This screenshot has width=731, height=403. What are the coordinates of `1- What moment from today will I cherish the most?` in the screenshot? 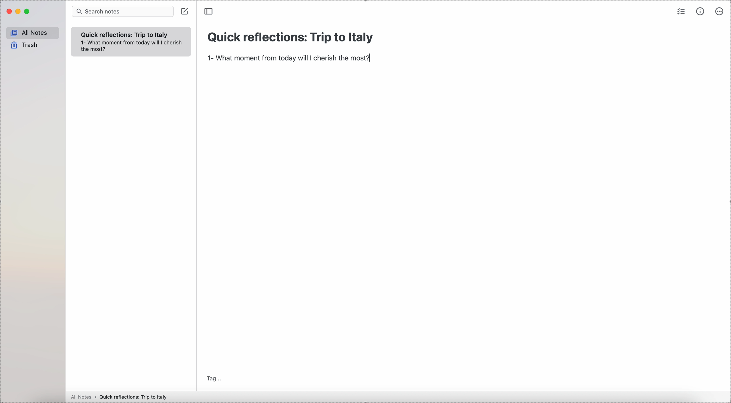 It's located at (132, 47).